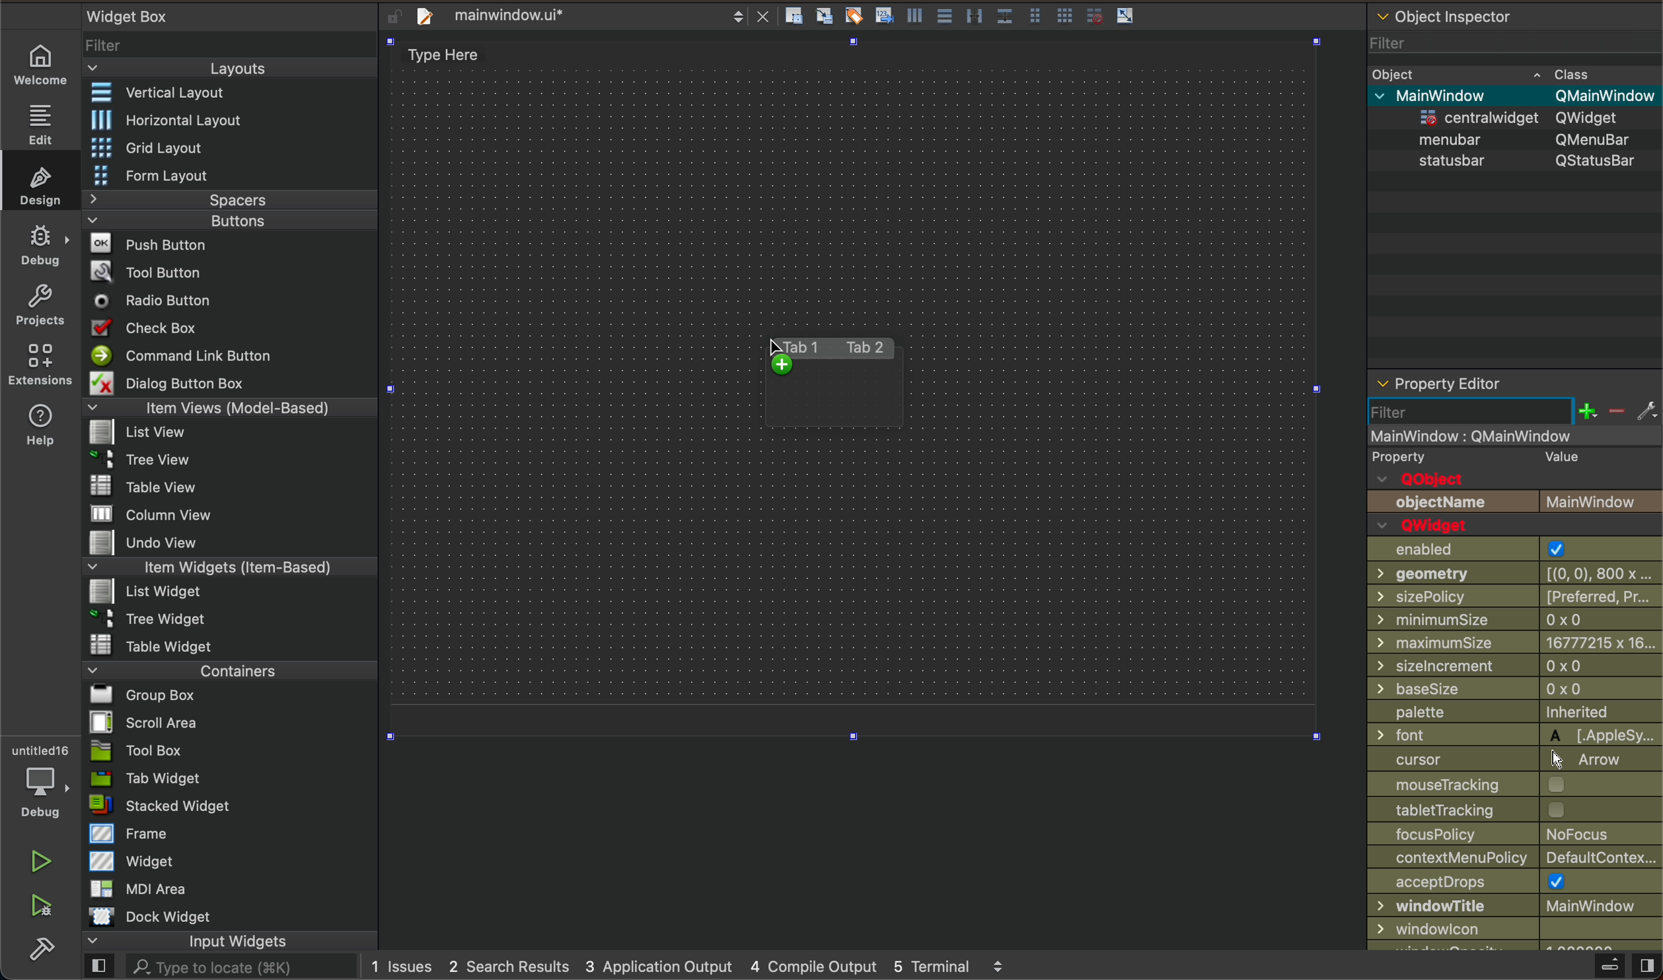 The height and width of the screenshot is (980, 1663). Describe the element at coordinates (1510, 114) in the screenshot. I see `=centralwidaet OWidaet` at that location.